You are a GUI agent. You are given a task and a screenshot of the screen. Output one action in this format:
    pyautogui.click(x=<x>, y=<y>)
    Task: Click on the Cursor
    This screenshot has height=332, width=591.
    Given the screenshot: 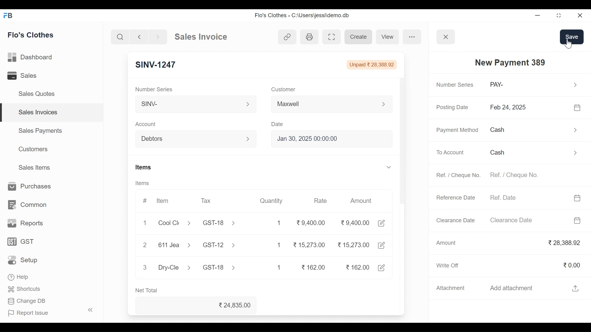 What is the action you would take?
    pyautogui.click(x=567, y=44)
    